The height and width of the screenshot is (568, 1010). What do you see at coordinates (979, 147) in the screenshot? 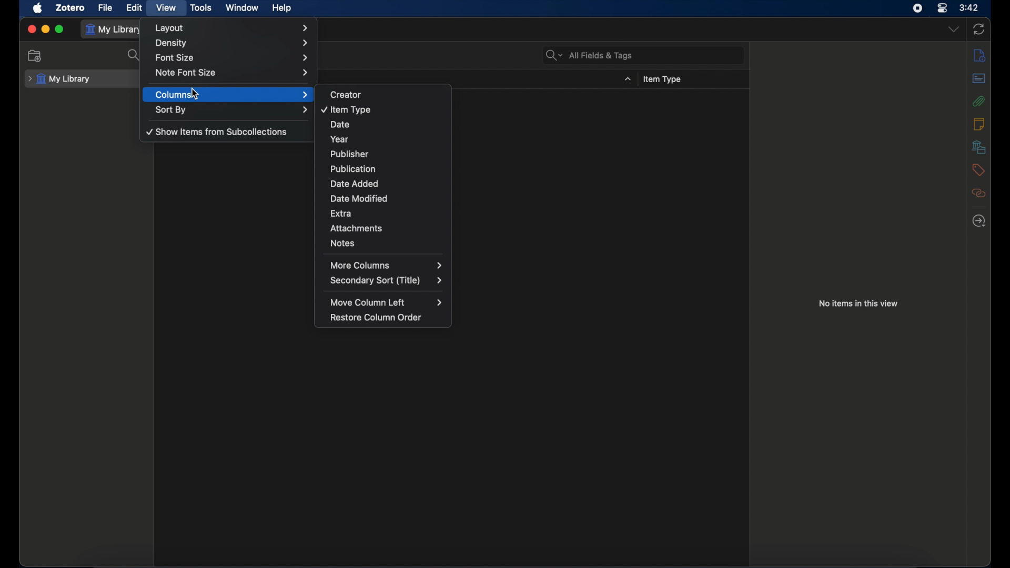
I see `libraries` at bounding box center [979, 147].